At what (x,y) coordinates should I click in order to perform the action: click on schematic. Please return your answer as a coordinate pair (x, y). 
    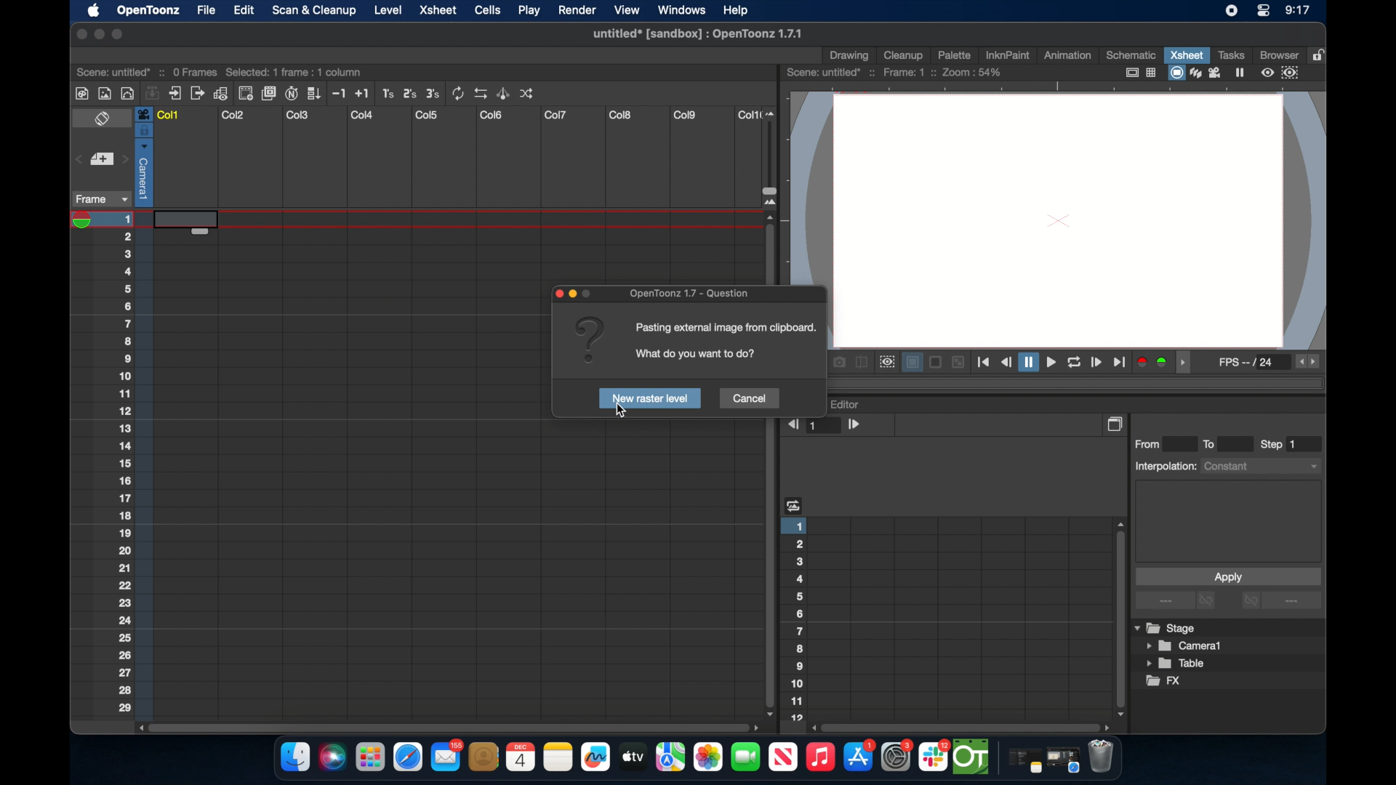
    Looking at the image, I should click on (1131, 55).